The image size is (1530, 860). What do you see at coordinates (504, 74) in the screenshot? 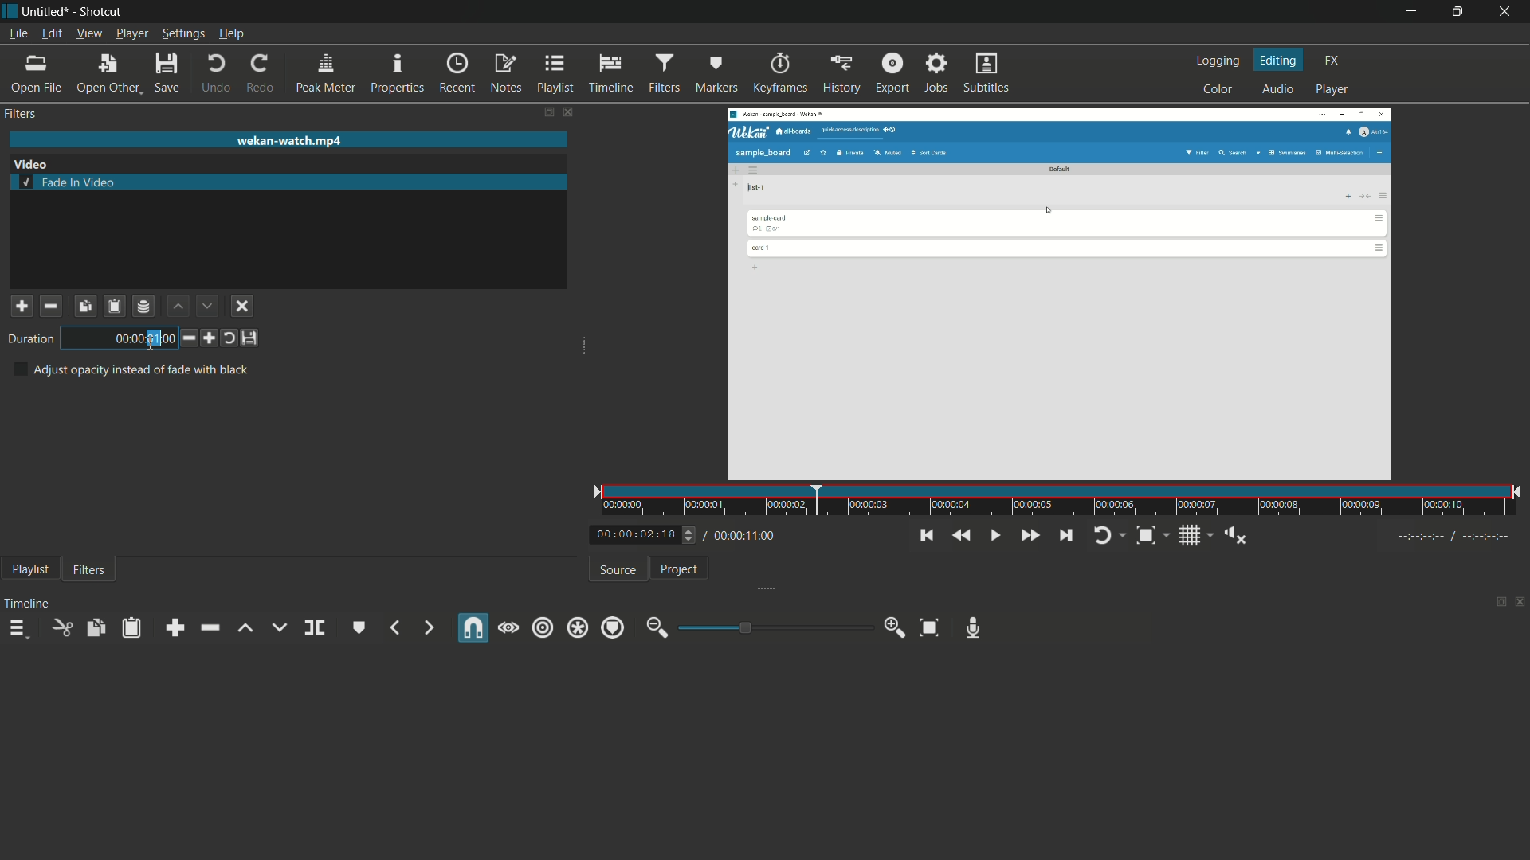
I see `notes` at bounding box center [504, 74].